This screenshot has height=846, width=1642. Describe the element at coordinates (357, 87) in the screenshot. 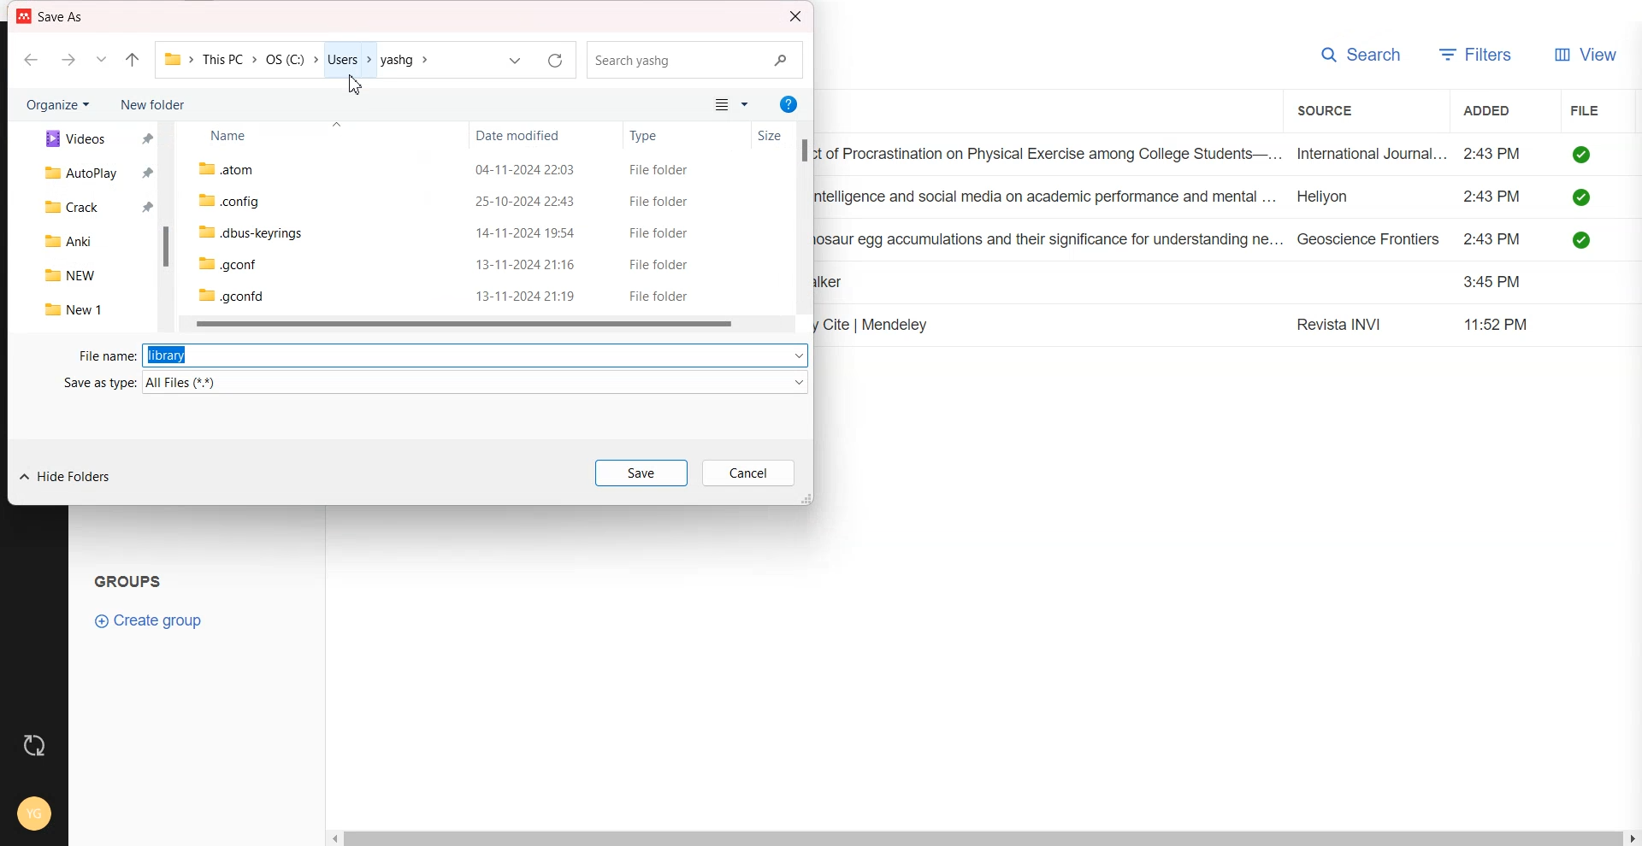

I see `Cursor` at that location.